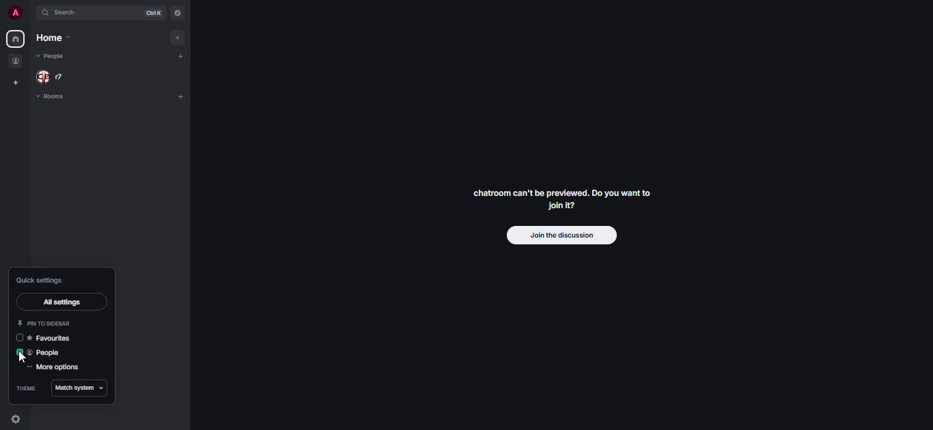  I want to click on people, so click(55, 76).